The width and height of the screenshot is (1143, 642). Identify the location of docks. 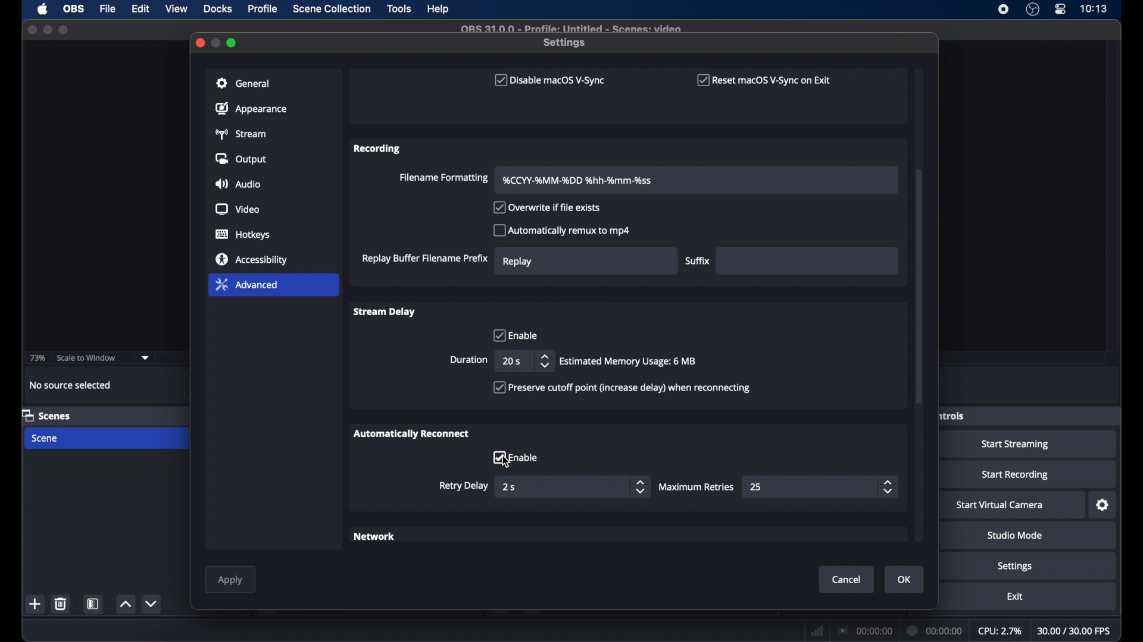
(218, 9).